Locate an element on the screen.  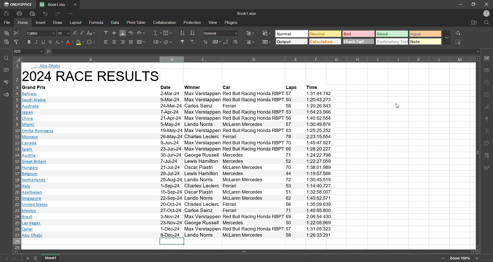
select total sheet is located at coordinates (17, 59).